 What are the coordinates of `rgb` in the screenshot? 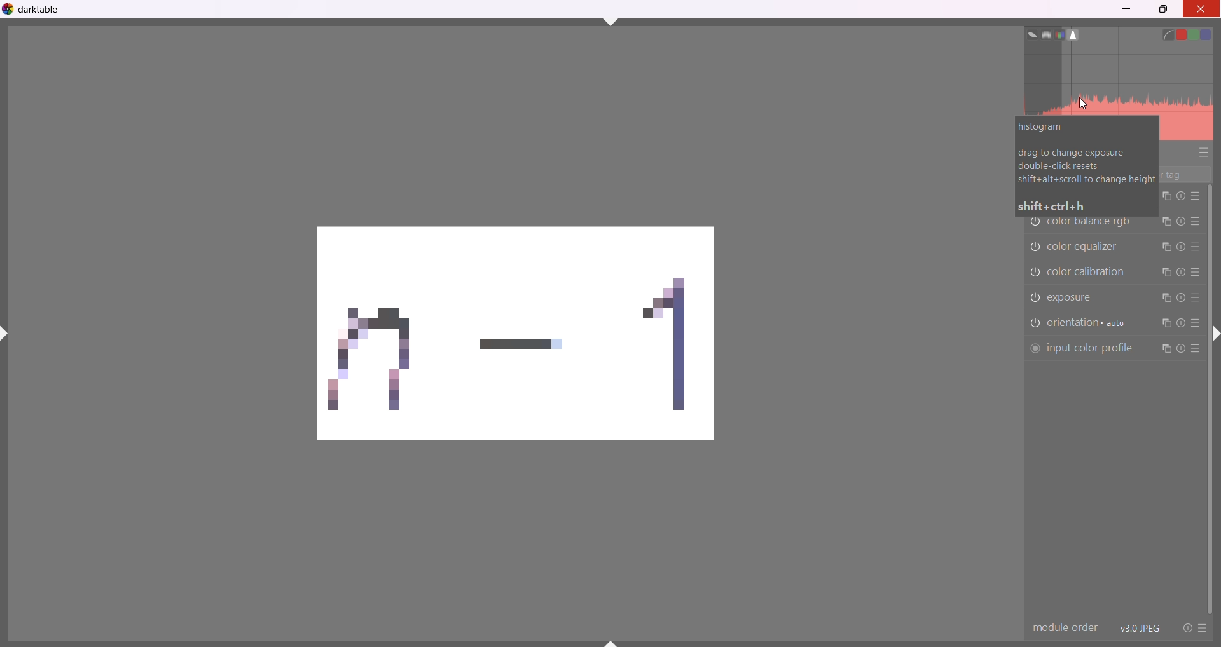 It's located at (1059, 34).